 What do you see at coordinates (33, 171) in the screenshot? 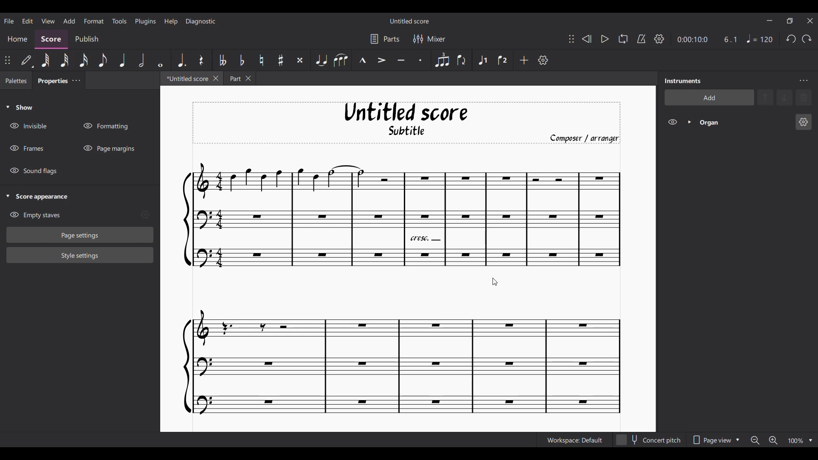
I see `Hide Sound flags` at bounding box center [33, 171].